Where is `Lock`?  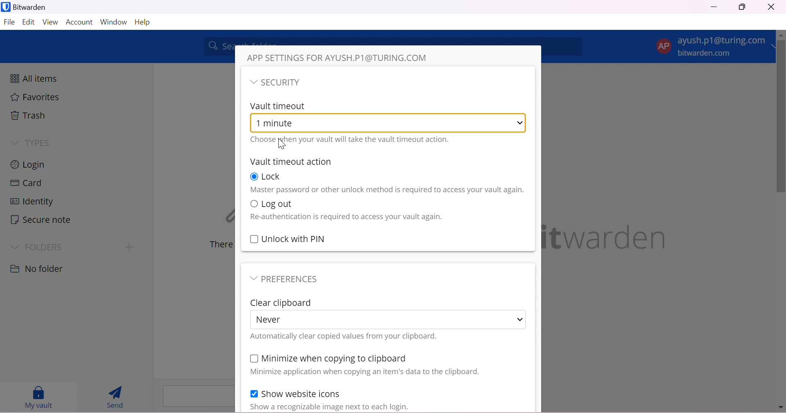 Lock is located at coordinates (274, 176).